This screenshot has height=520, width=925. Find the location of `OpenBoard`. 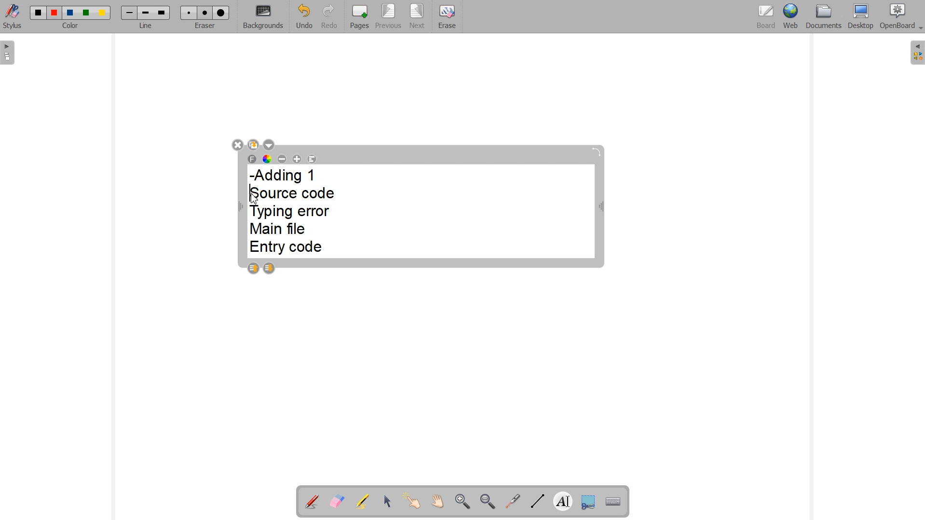

OpenBoard is located at coordinates (902, 17).